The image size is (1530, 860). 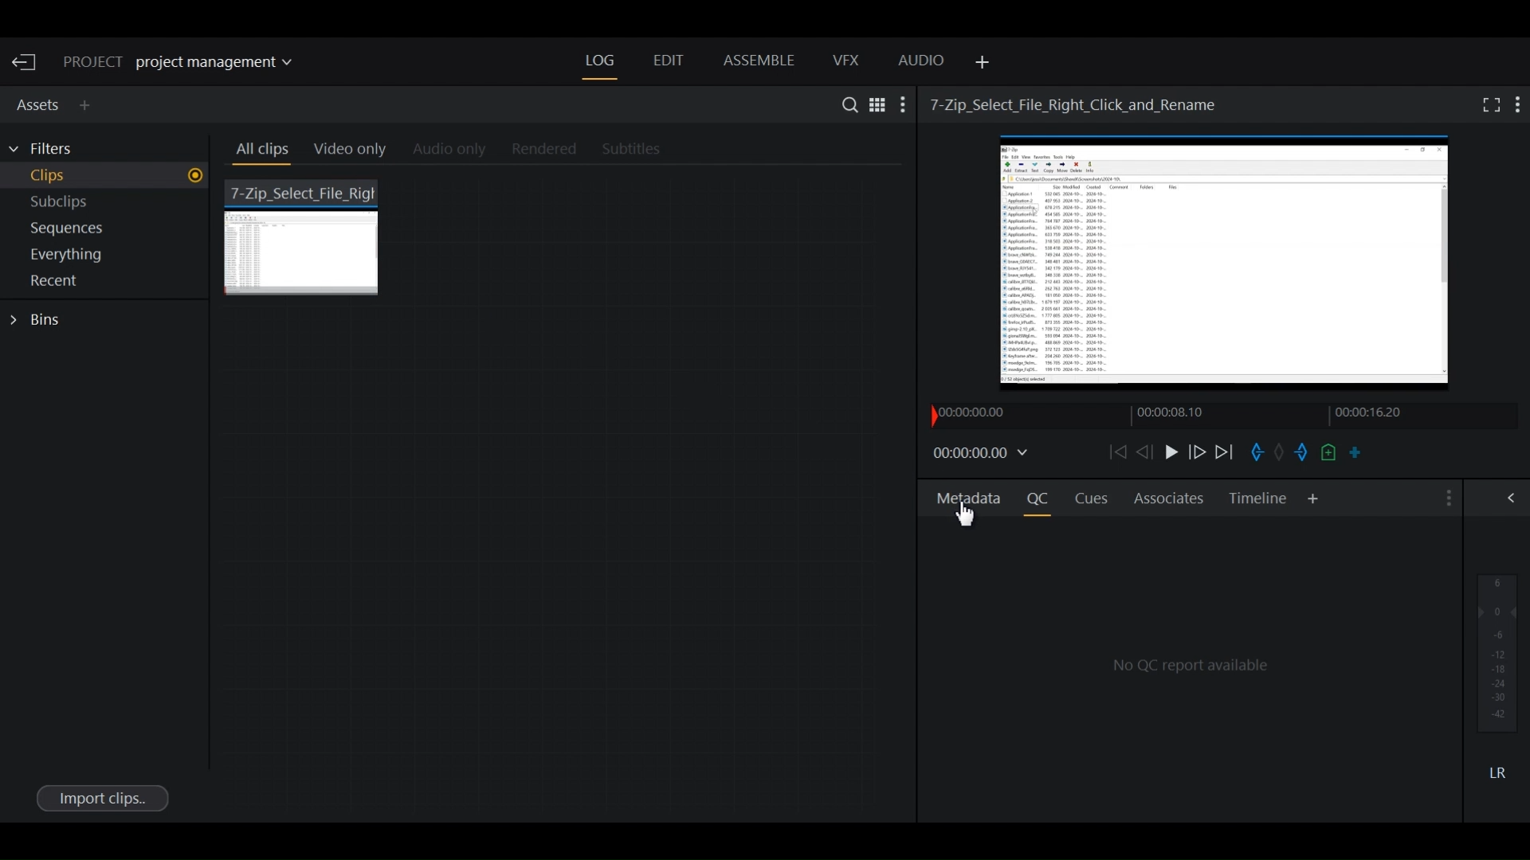 What do you see at coordinates (922, 63) in the screenshot?
I see `Audio` at bounding box center [922, 63].